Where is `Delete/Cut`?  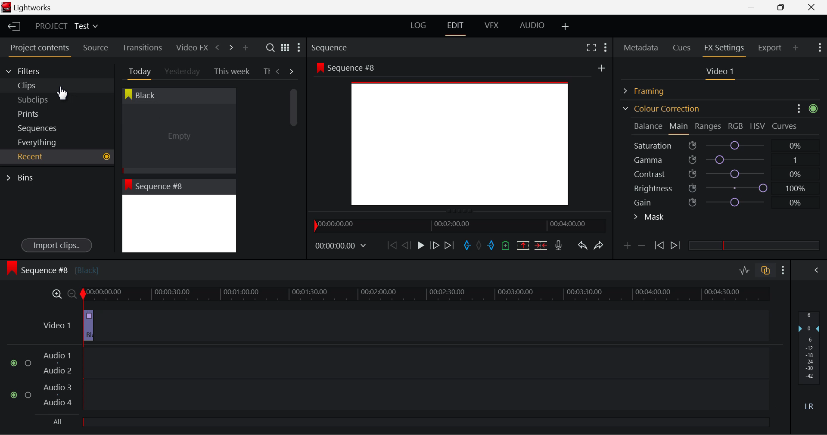
Delete/Cut is located at coordinates (541, 245).